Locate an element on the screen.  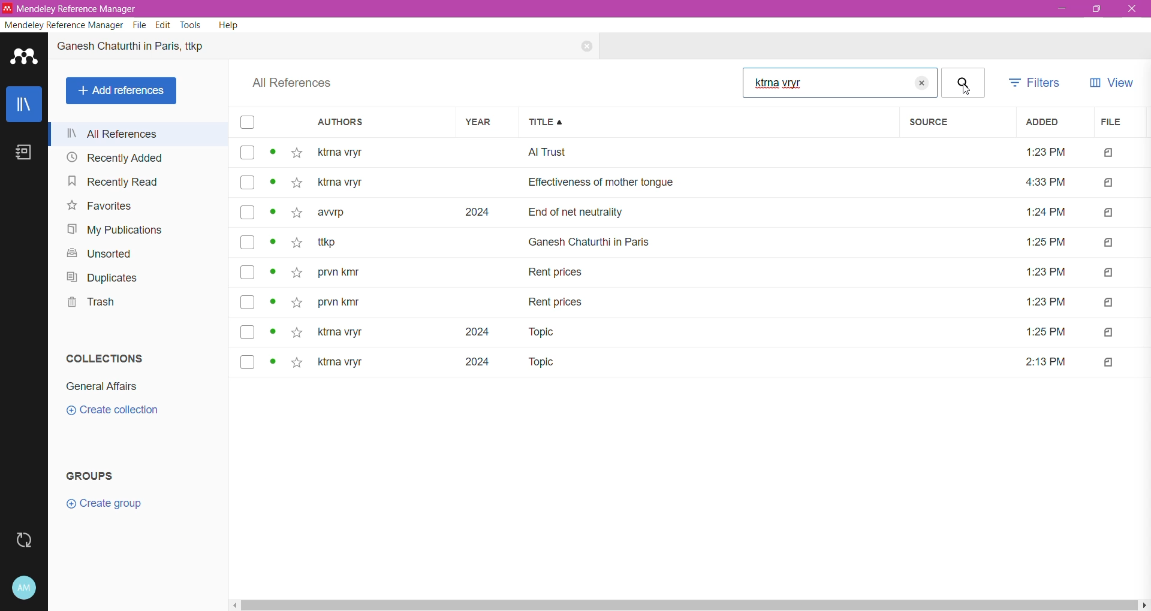
Edit is located at coordinates (162, 25).